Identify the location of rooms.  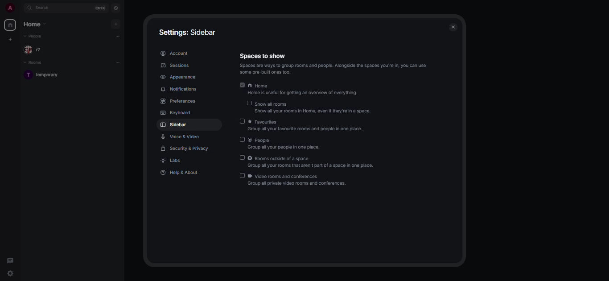
(40, 63).